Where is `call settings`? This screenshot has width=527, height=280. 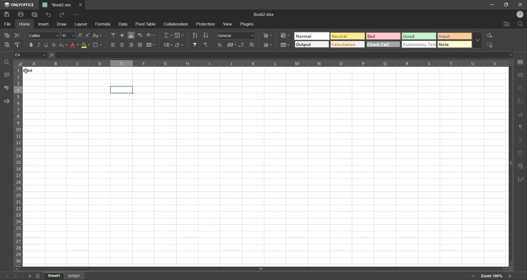
call settings is located at coordinates (521, 62).